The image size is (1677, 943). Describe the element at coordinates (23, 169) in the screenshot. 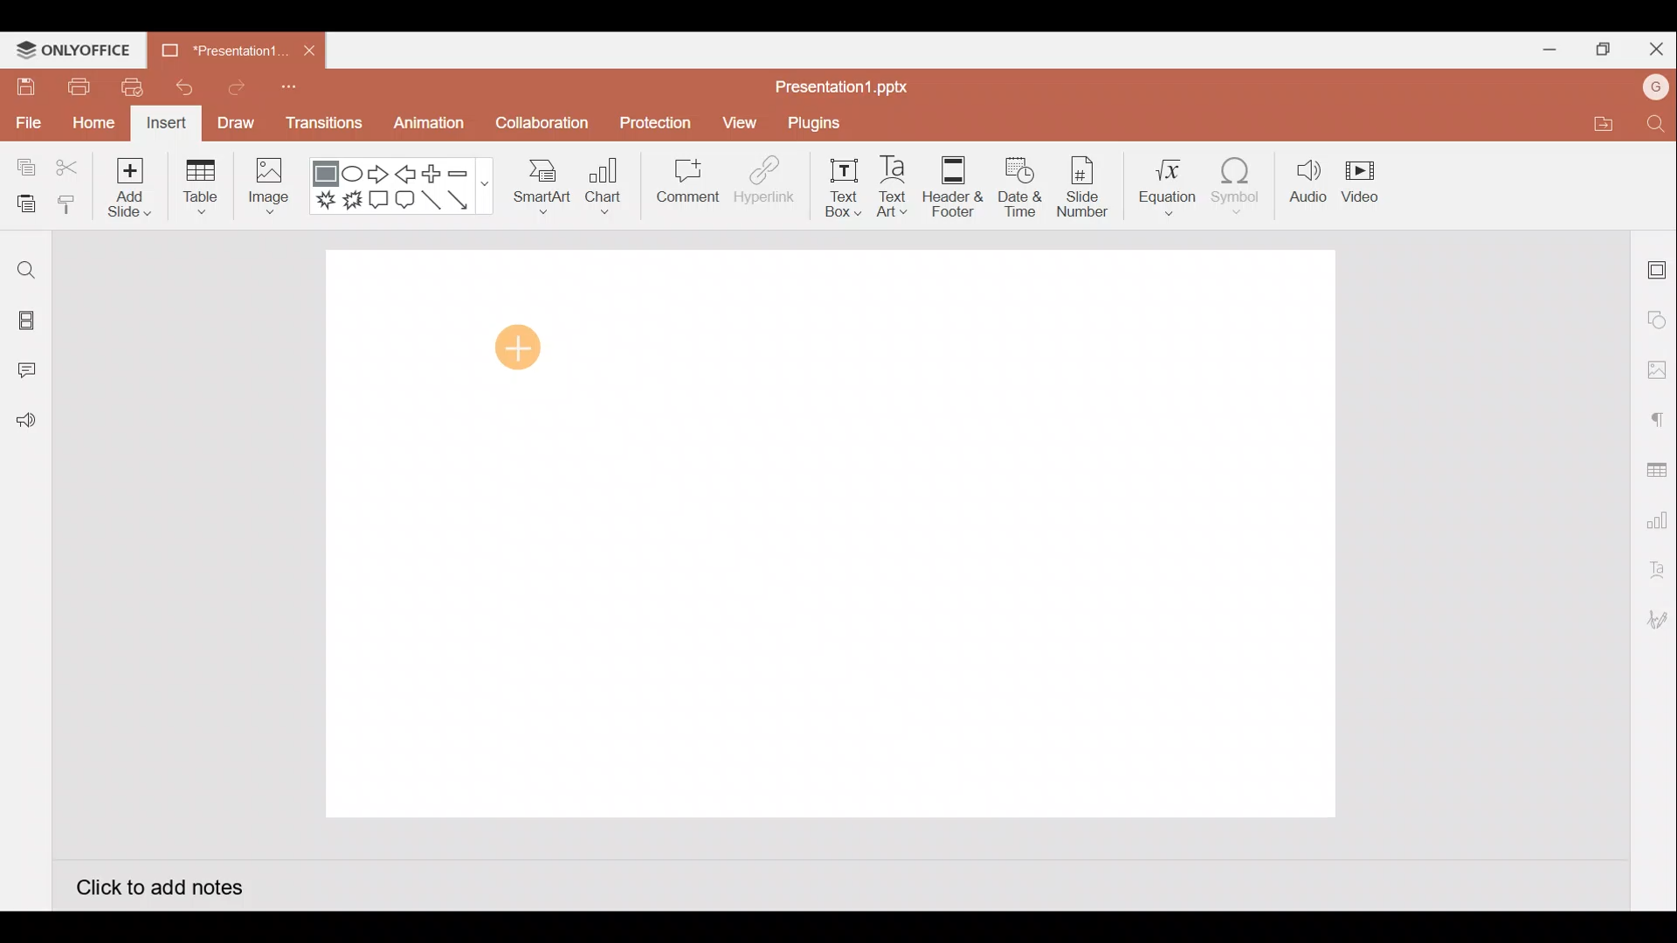

I see `Copy` at that location.